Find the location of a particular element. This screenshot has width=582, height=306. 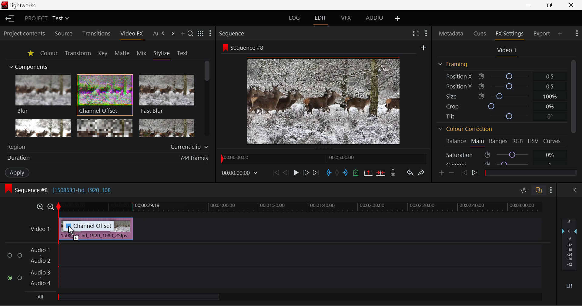

Timeline Zoom Out is located at coordinates (52, 208).